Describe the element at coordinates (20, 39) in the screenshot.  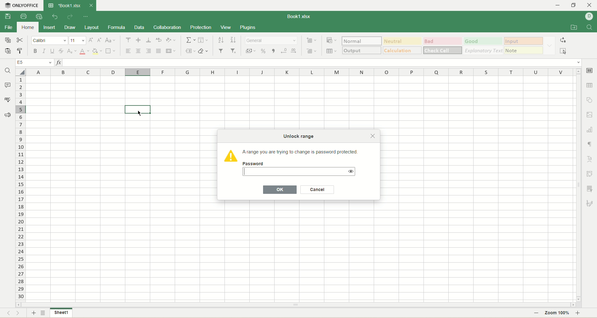
I see `cut` at that location.